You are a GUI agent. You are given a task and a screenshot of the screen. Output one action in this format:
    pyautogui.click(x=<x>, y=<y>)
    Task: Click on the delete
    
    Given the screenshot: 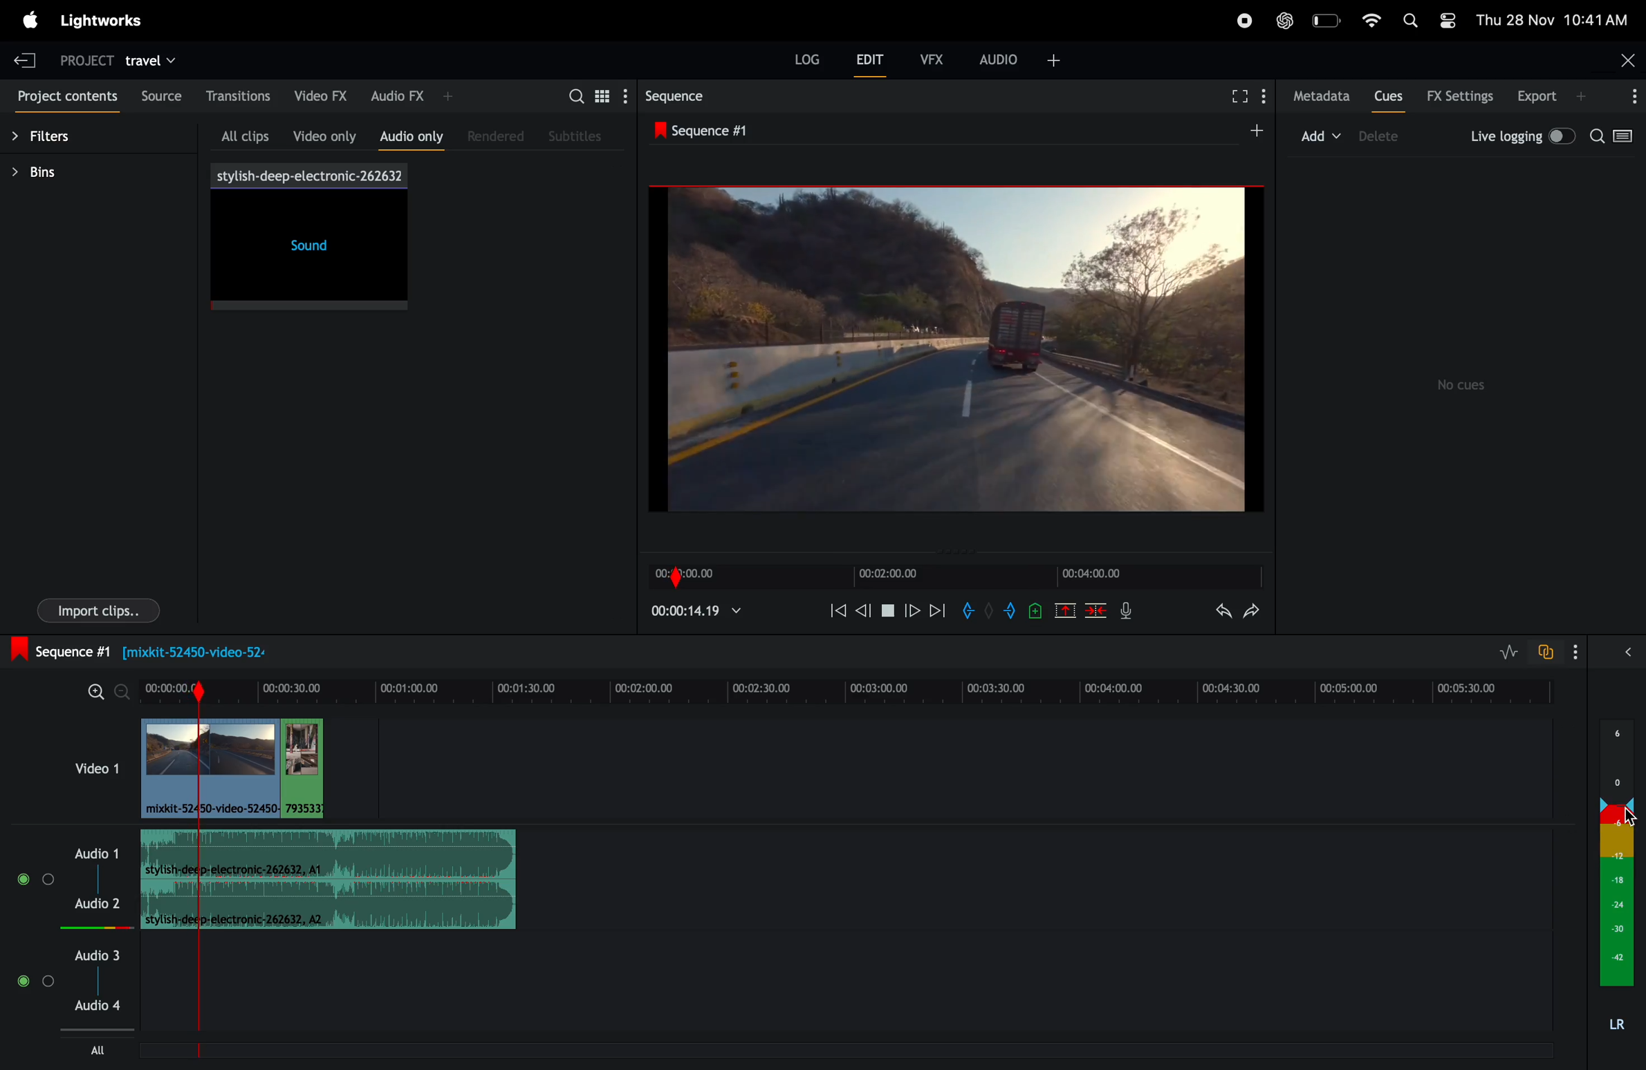 What is the action you would take?
    pyautogui.click(x=1093, y=612)
    